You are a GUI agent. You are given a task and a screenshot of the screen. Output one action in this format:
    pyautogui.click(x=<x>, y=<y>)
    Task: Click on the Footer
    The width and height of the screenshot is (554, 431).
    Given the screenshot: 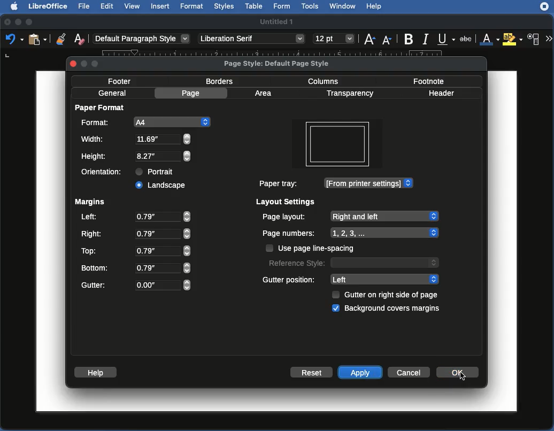 What is the action you would take?
    pyautogui.click(x=120, y=81)
    